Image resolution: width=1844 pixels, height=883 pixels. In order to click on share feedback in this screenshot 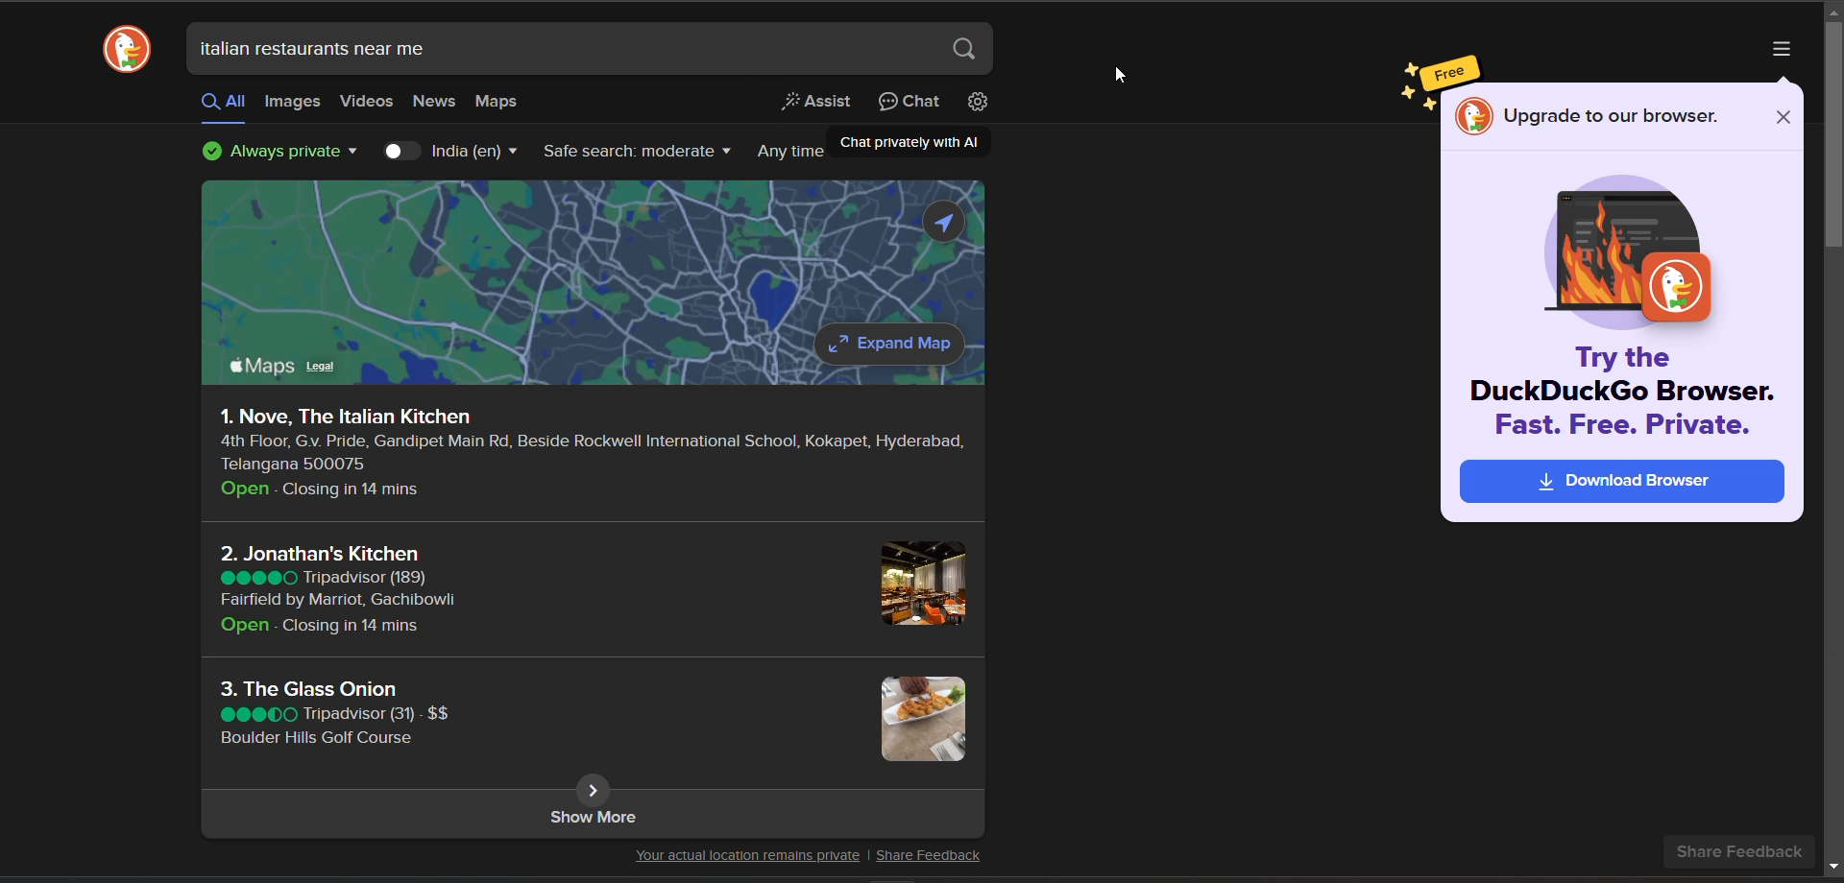, I will do `click(929, 856)`.